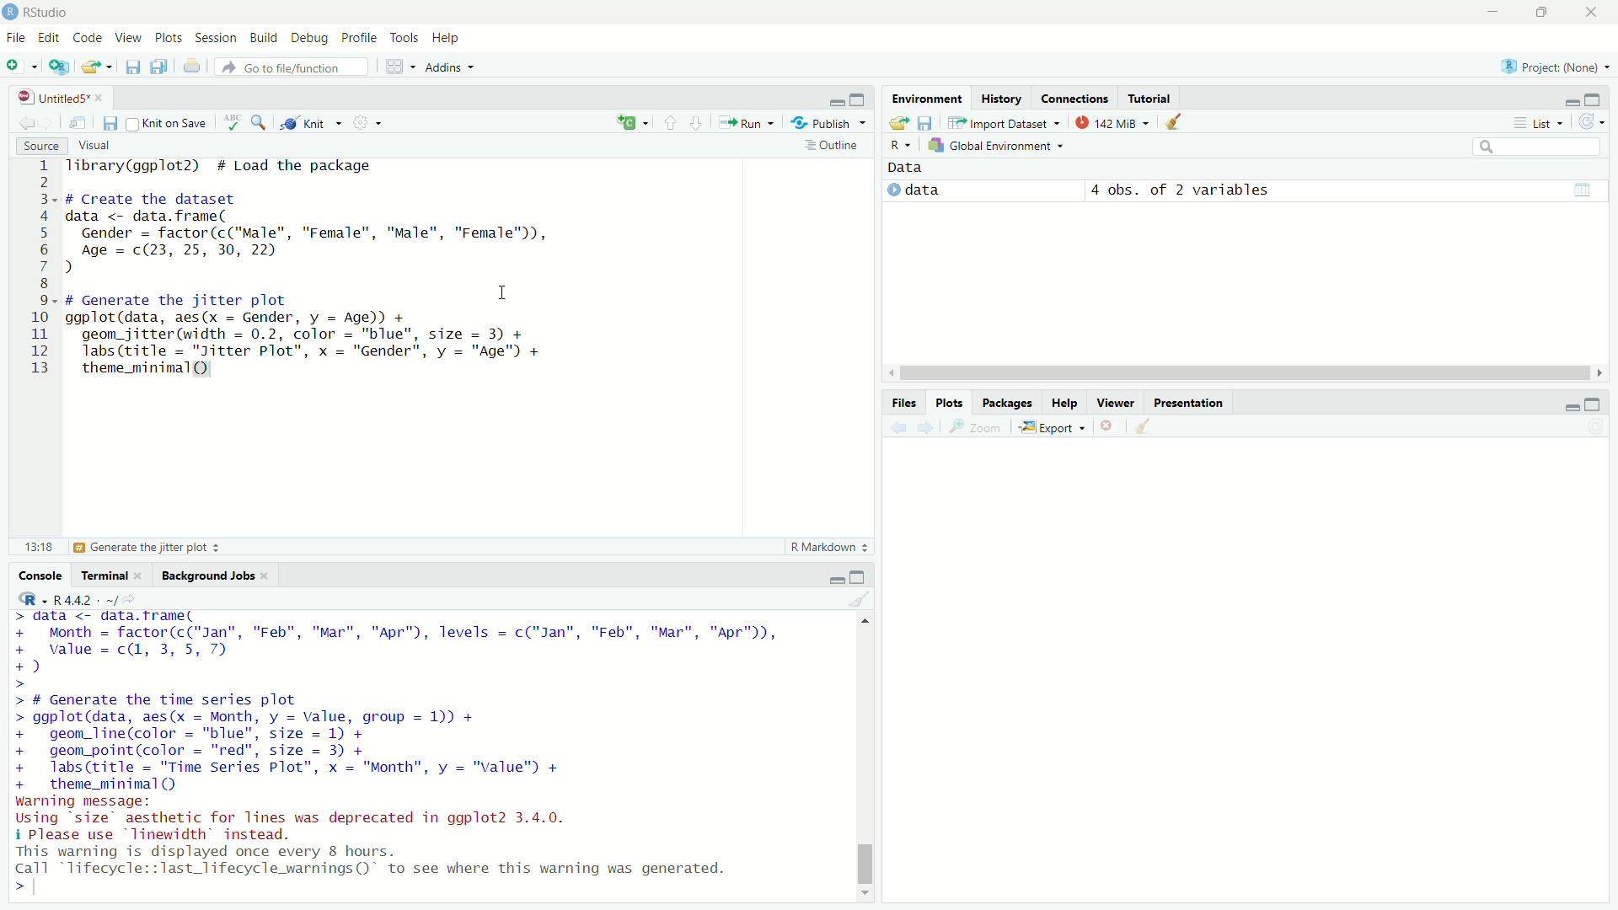  What do you see at coordinates (1491, 10) in the screenshot?
I see `minimize` at bounding box center [1491, 10].